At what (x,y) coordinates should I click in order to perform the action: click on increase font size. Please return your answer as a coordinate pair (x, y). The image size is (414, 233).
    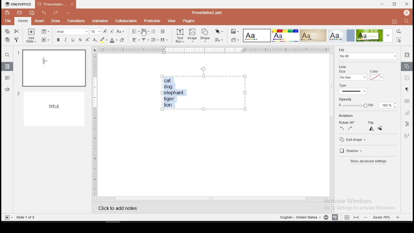
    Looking at the image, I should click on (106, 31).